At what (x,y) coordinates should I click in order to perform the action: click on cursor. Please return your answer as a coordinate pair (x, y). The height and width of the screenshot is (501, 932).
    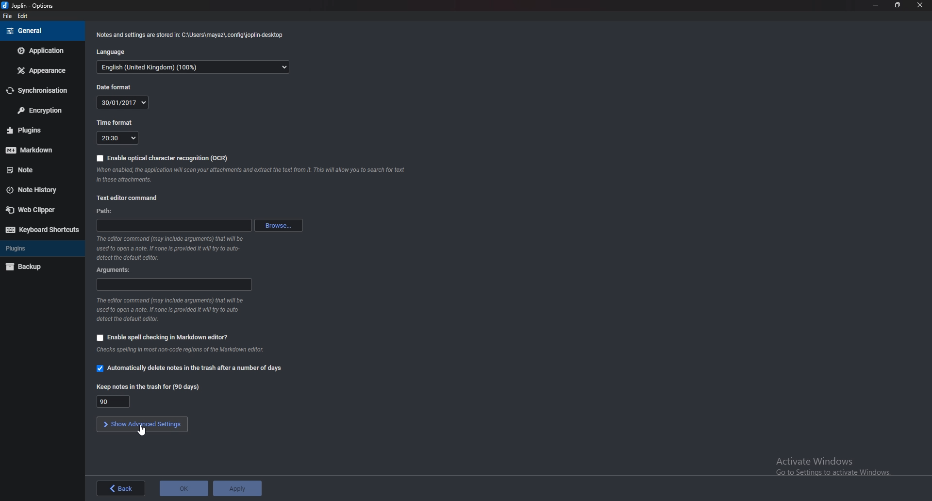
    Looking at the image, I should click on (144, 430).